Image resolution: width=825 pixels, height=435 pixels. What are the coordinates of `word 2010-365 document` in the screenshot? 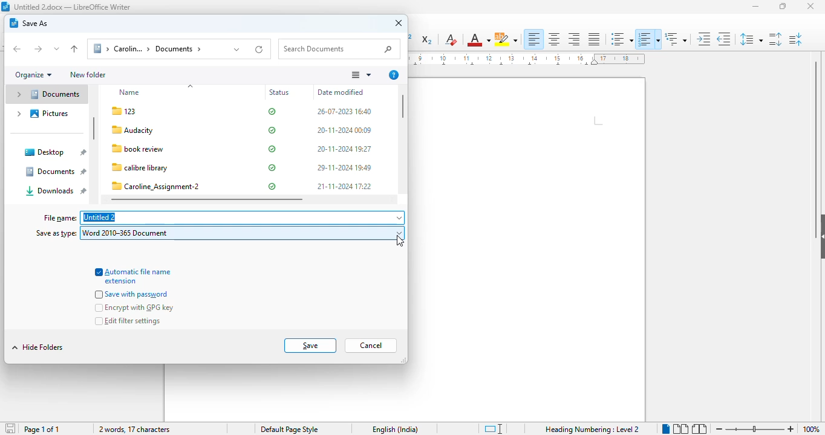 It's located at (243, 233).